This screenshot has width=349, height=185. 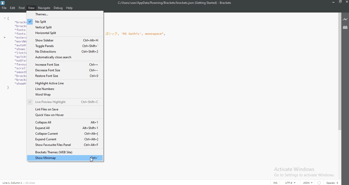 What do you see at coordinates (20, 182) in the screenshot?
I see `Line code data` at bounding box center [20, 182].